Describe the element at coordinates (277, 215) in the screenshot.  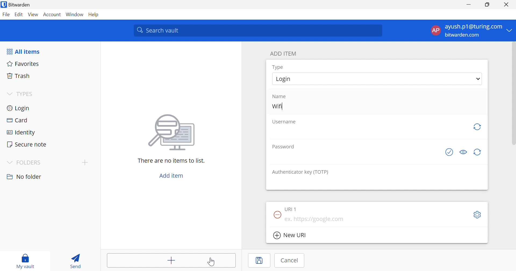
I see `Remove` at that location.